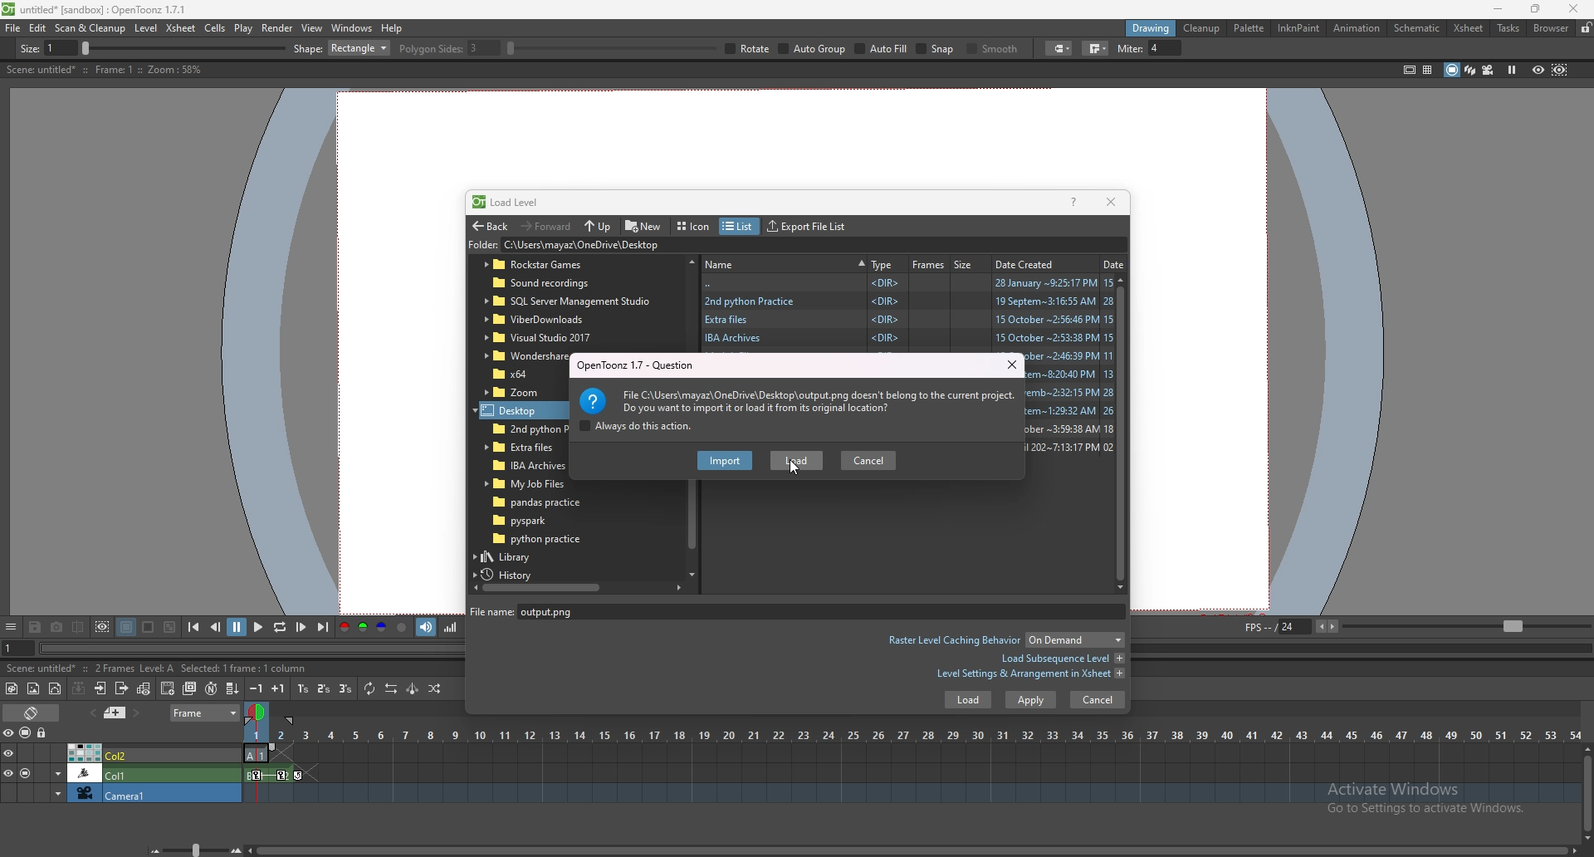 This screenshot has height=857, width=1594. Describe the element at coordinates (244, 28) in the screenshot. I see `play` at that location.